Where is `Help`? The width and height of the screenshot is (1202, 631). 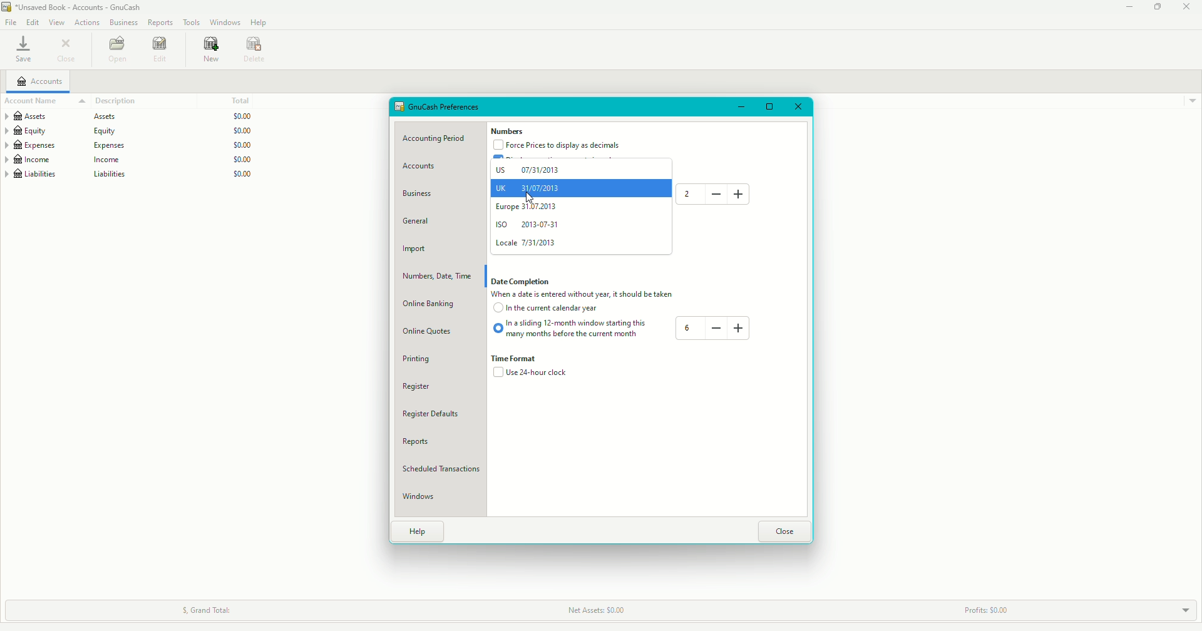
Help is located at coordinates (421, 531).